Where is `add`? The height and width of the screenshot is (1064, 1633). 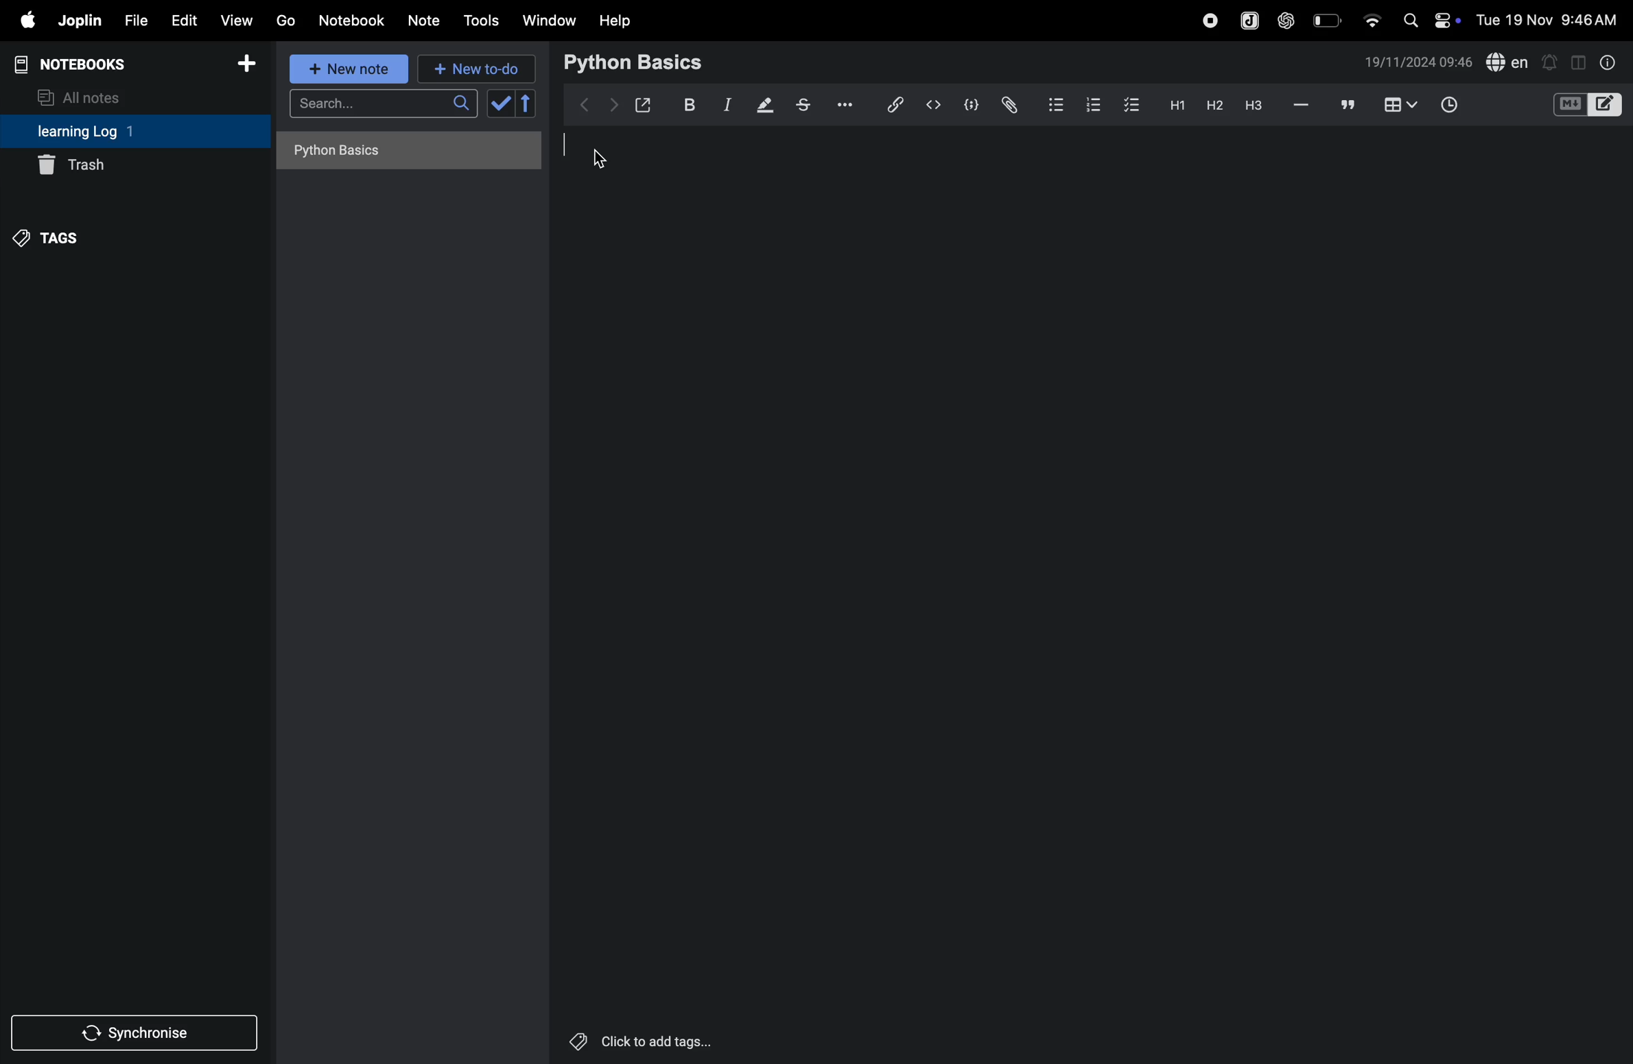 add is located at coordinates (247, 68).